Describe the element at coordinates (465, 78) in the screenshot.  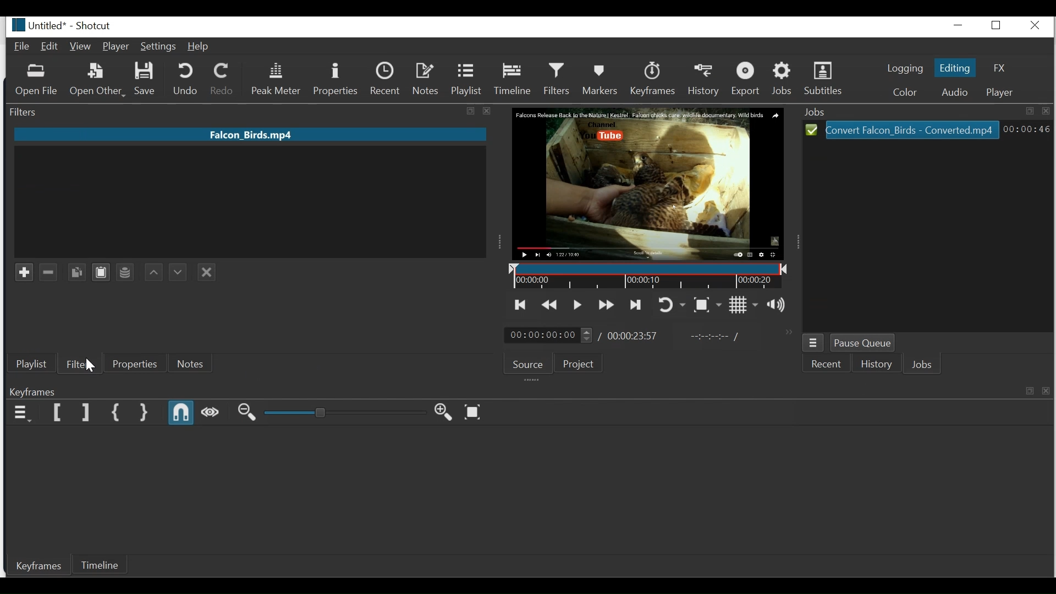
I see `Playlist` at that location.